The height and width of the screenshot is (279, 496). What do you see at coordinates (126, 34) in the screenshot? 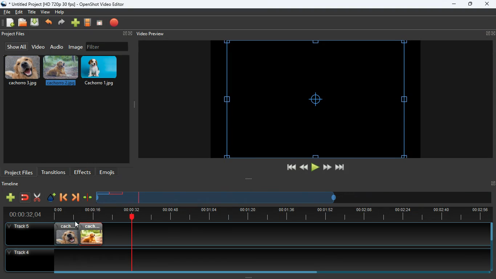
I see `fullscreen` at bounding box center [126, 34].